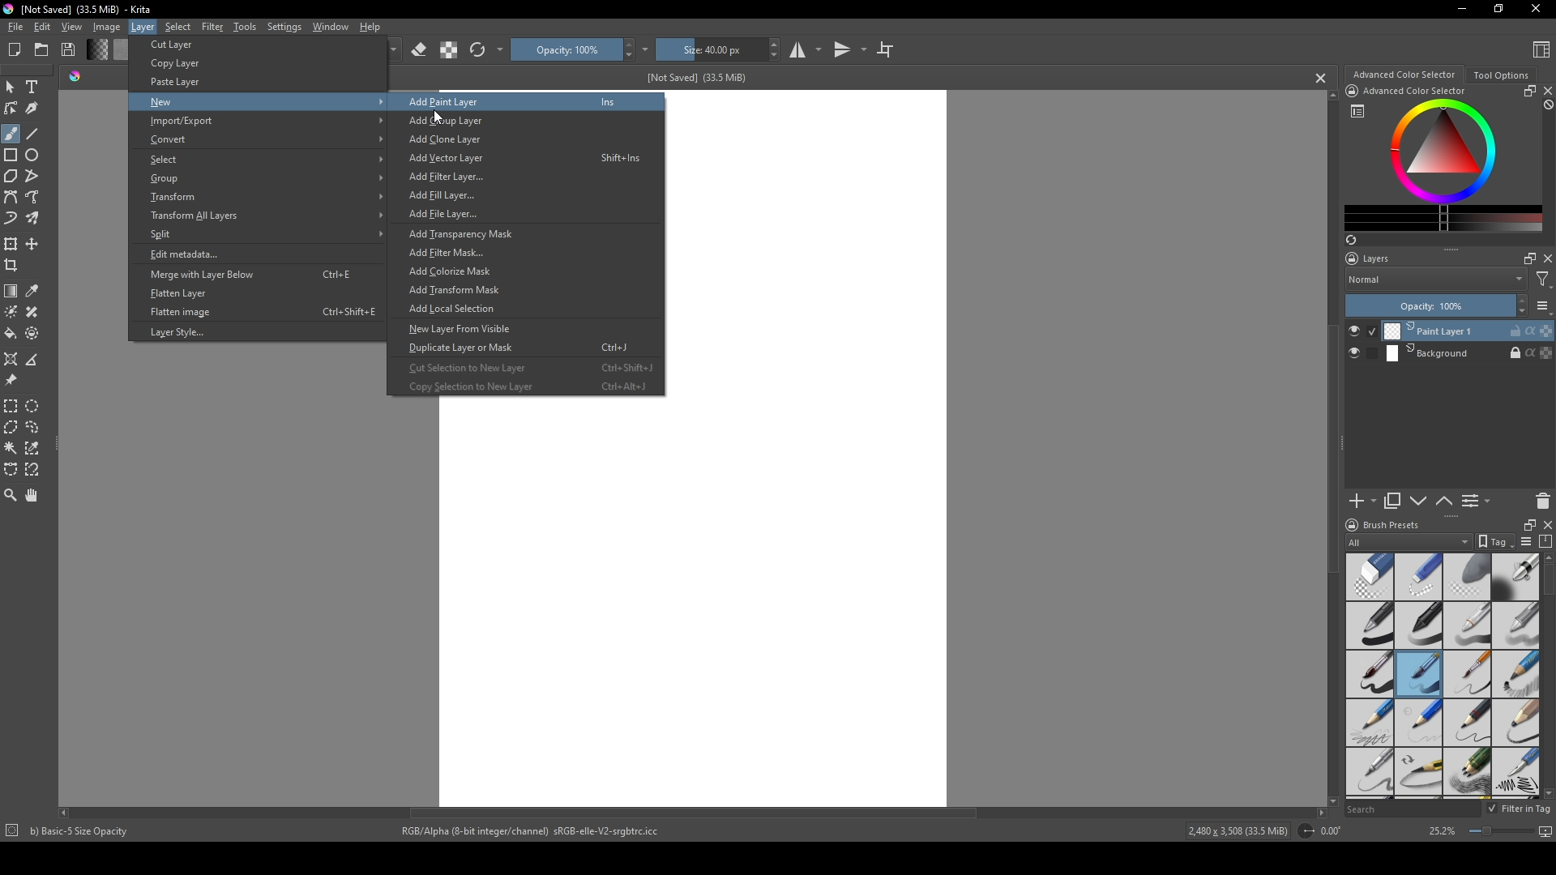 The image size is (1556, 875). What do you see at coordinates (439, 117) in the screenshot?
I see `cursor` at bounding box center [439, 117].